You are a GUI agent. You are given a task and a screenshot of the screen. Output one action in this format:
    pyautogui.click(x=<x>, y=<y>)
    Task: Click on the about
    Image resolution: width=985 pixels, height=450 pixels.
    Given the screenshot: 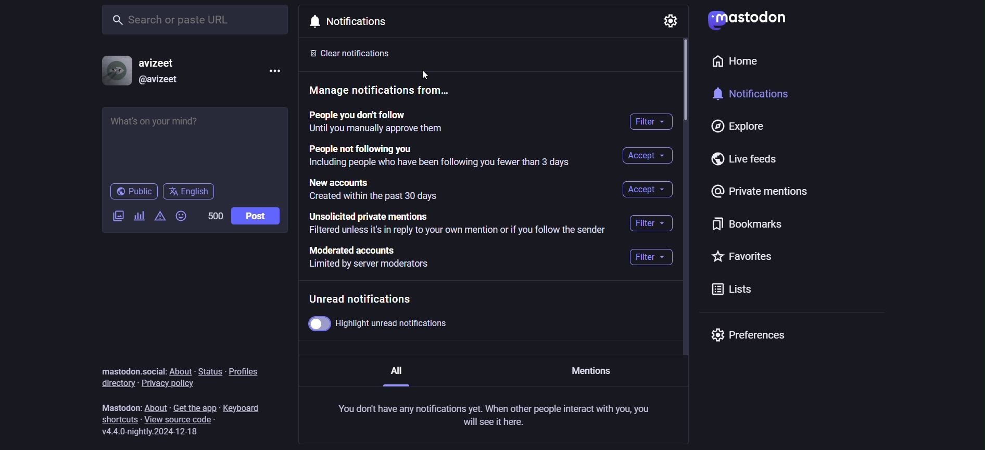 What is the action you would take?
    pyautogui.click(x=183, y=371)
    